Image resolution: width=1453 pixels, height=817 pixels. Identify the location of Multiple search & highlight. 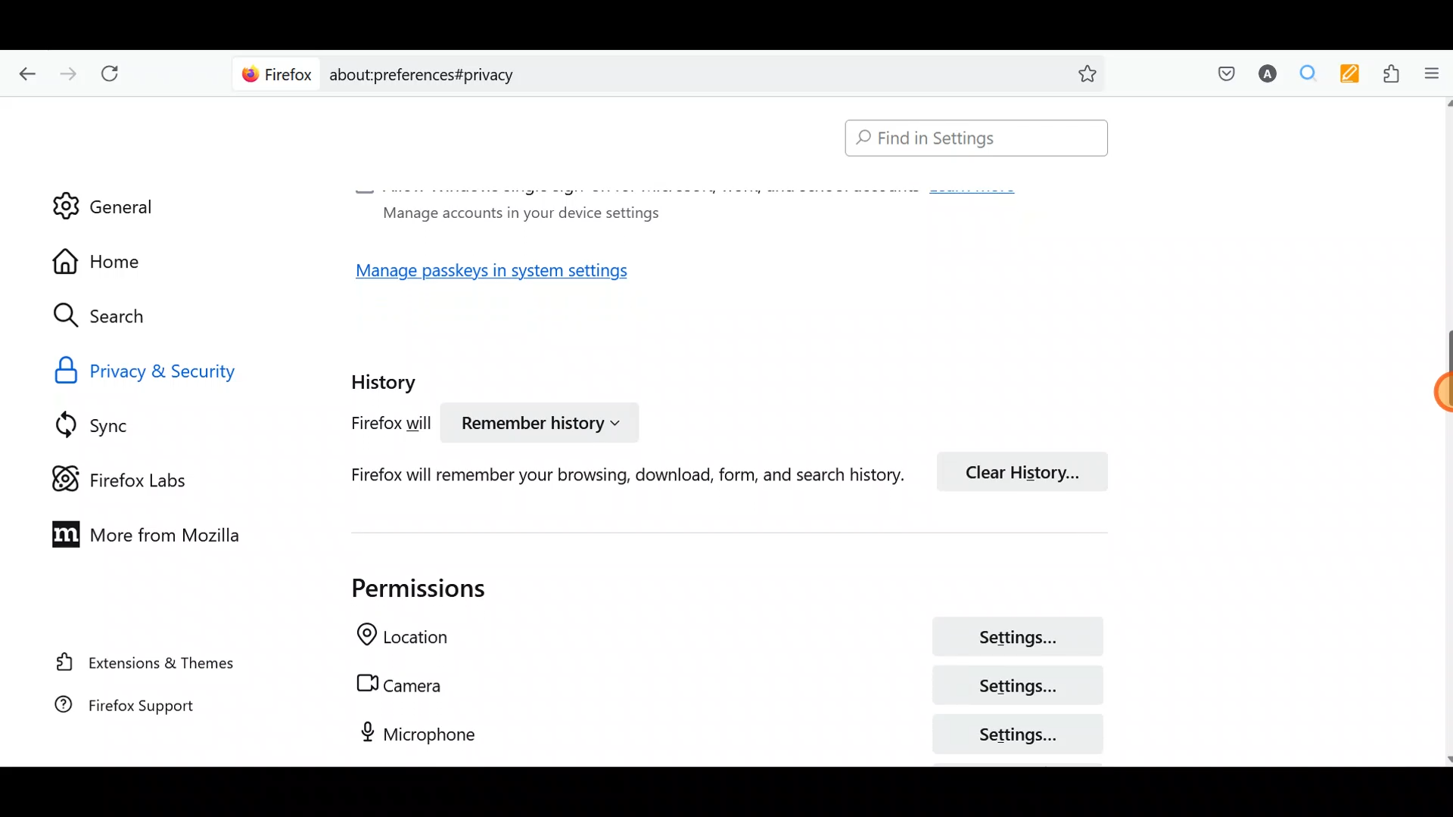
(1302, 75).